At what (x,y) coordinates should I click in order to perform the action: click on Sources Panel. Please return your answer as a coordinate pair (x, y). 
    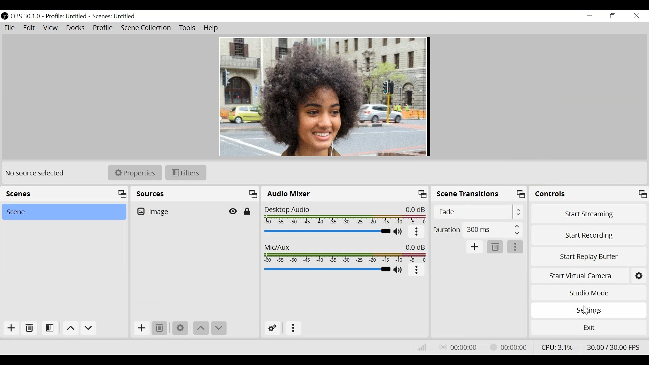
    Looking at the image, I should click on (158, 195).